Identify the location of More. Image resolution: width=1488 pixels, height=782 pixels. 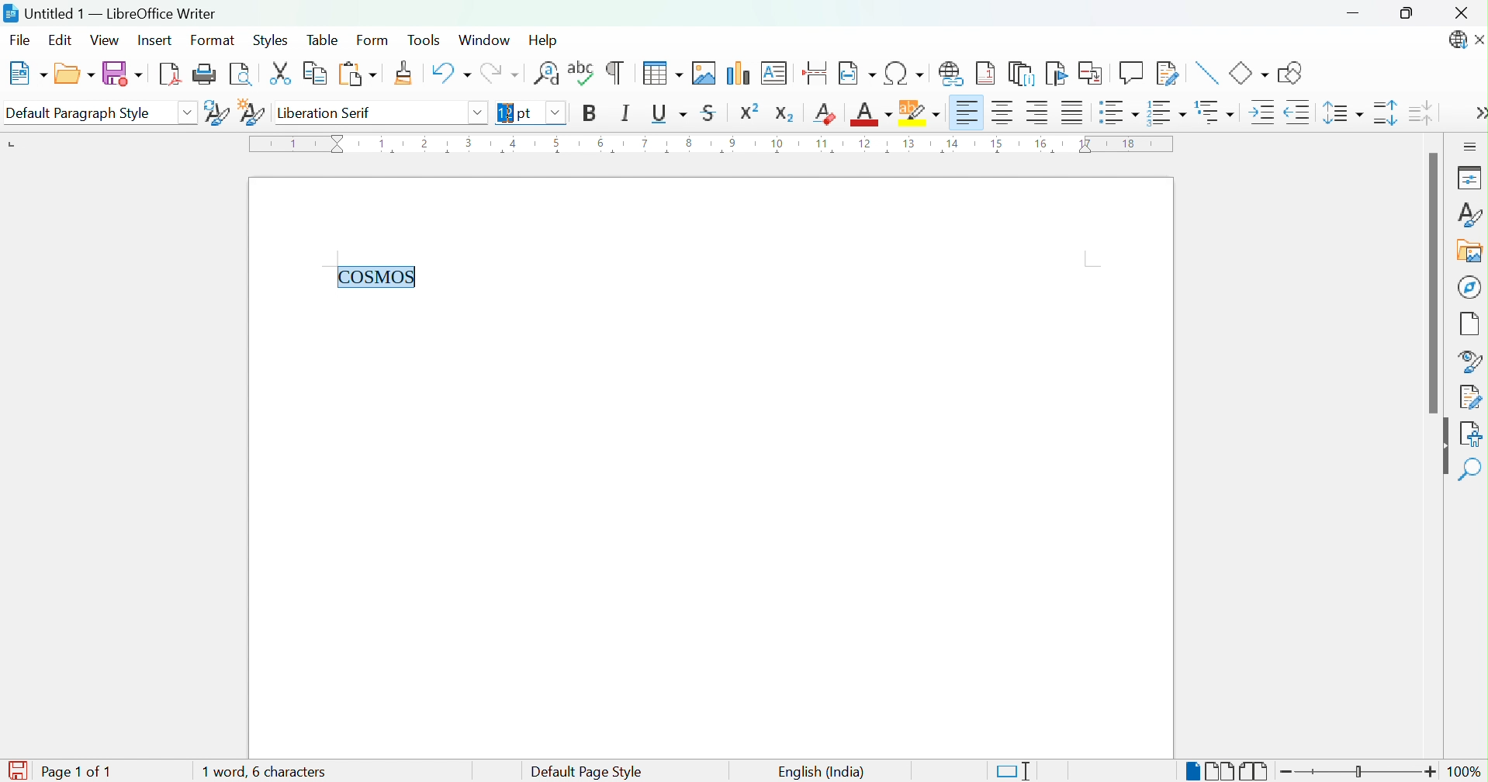
(1479, 115).